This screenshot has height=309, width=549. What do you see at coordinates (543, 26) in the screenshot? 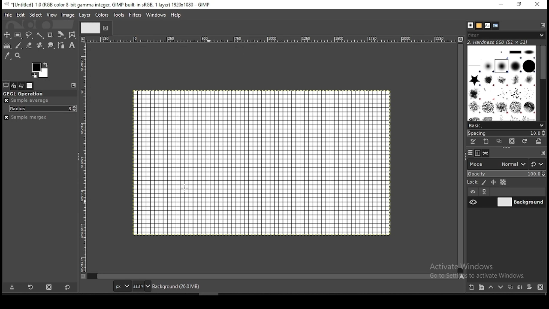
I see `cinfigure this tab` at bounding box center [543, 26].